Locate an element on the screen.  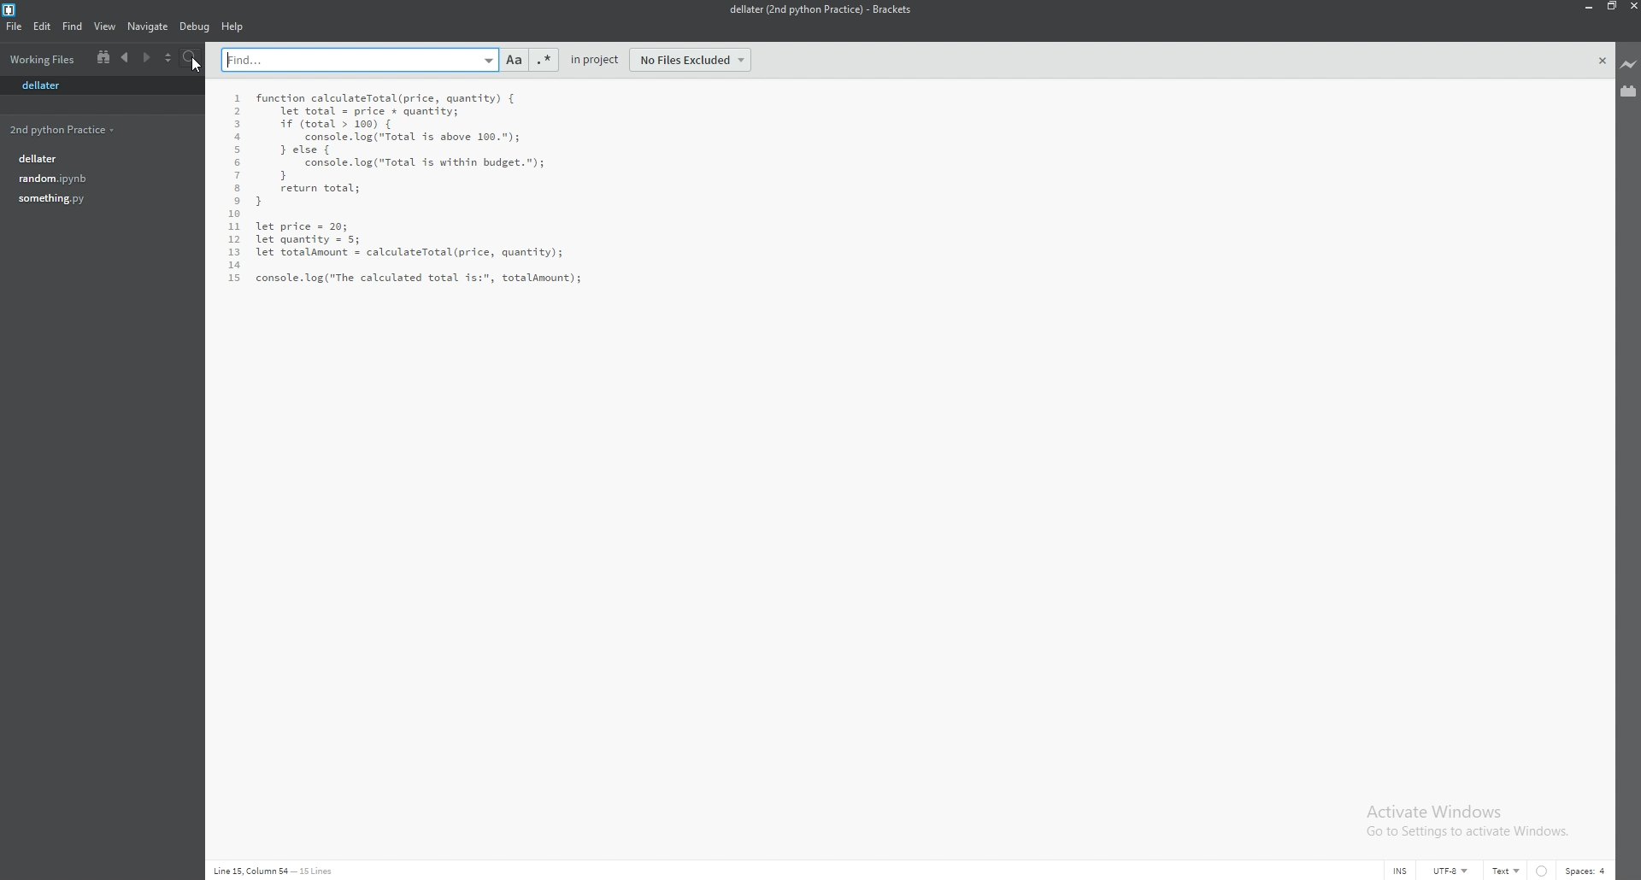
live preview is located at coordinates (1627, 66).